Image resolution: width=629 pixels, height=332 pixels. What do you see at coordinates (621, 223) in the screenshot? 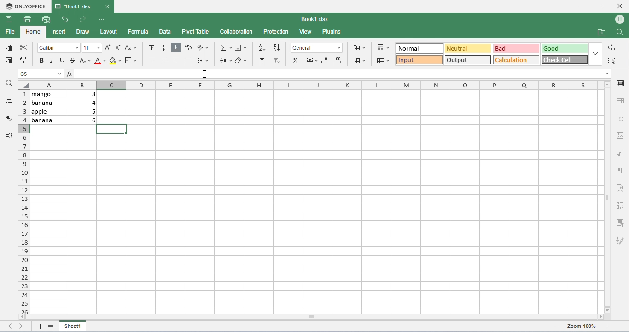
I see `slicer` at bounding box center [621, 223].